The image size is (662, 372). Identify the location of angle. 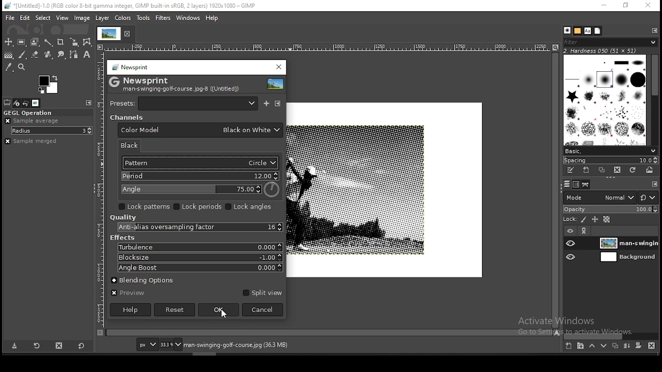
(200, 190).